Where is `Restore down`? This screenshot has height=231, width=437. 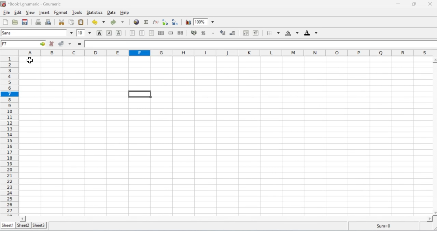
Restore down is located at coordinates (414, 4).